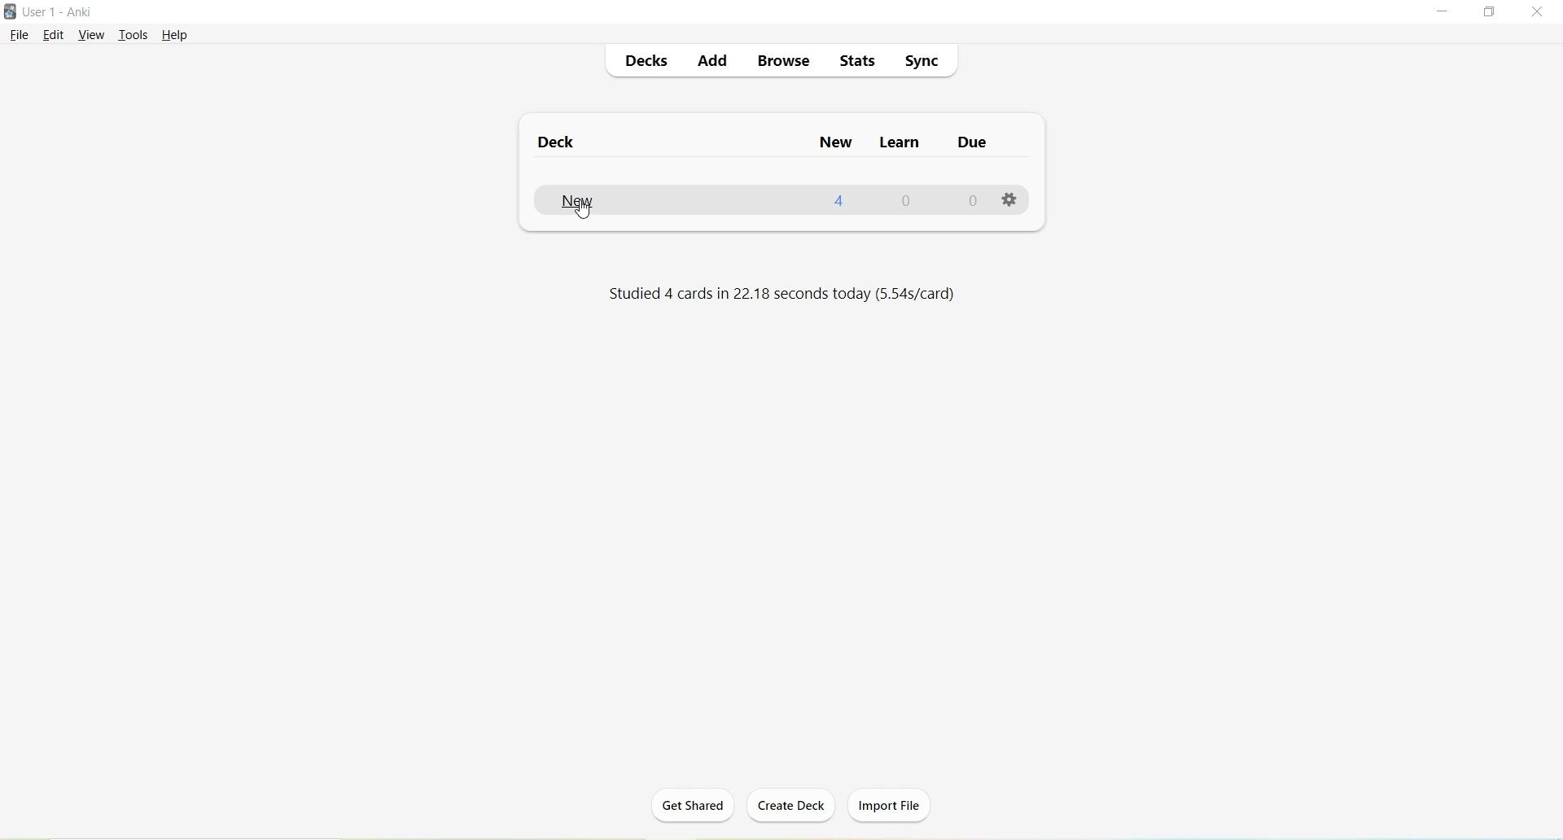 The image size is (1563, 840). I want to click on Tools, so click(133, 36).